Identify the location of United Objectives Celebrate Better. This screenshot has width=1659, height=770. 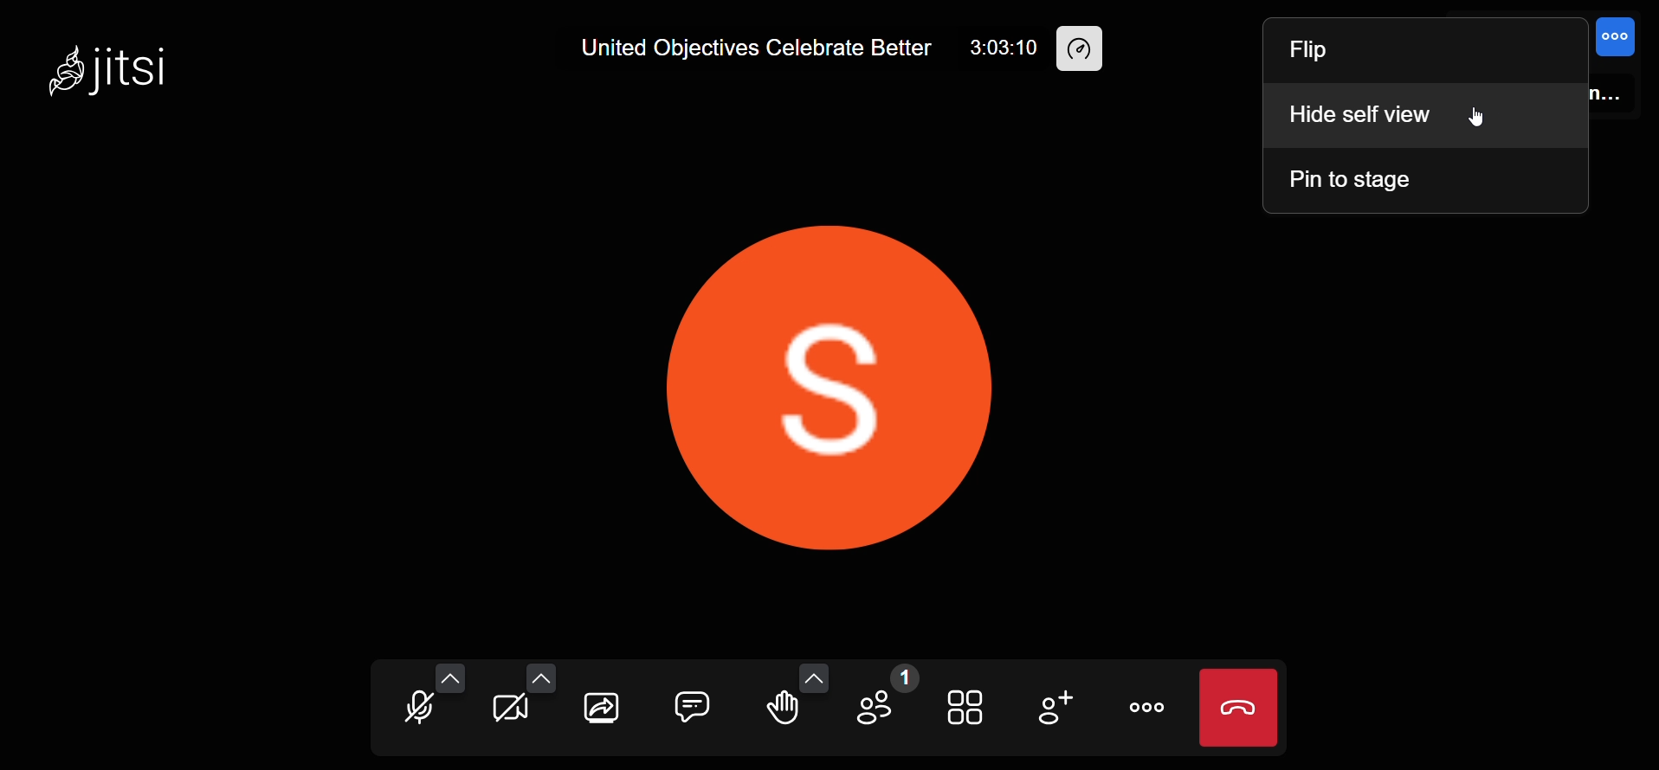
(756, 48).